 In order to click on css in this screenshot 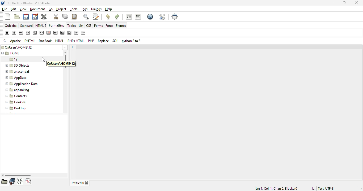, I will do `click(89, 26)`.